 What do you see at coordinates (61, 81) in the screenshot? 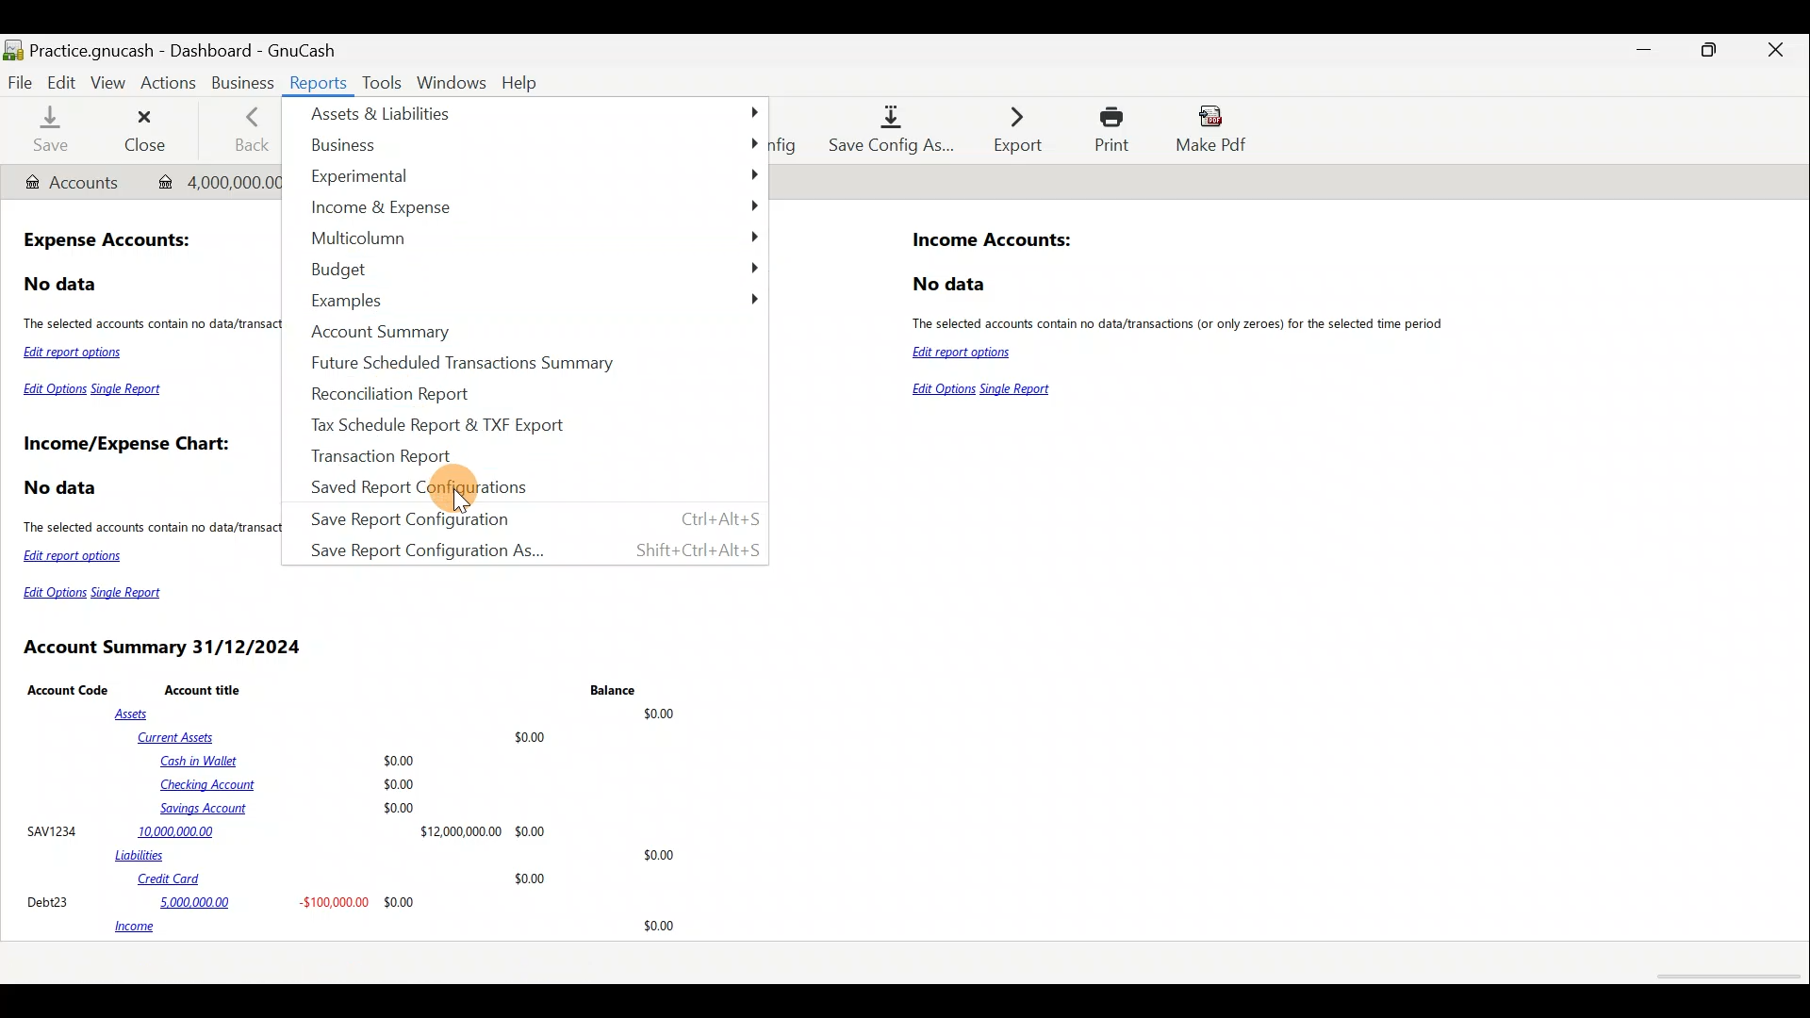
I see `Edit` at bounding box center [61, 81].